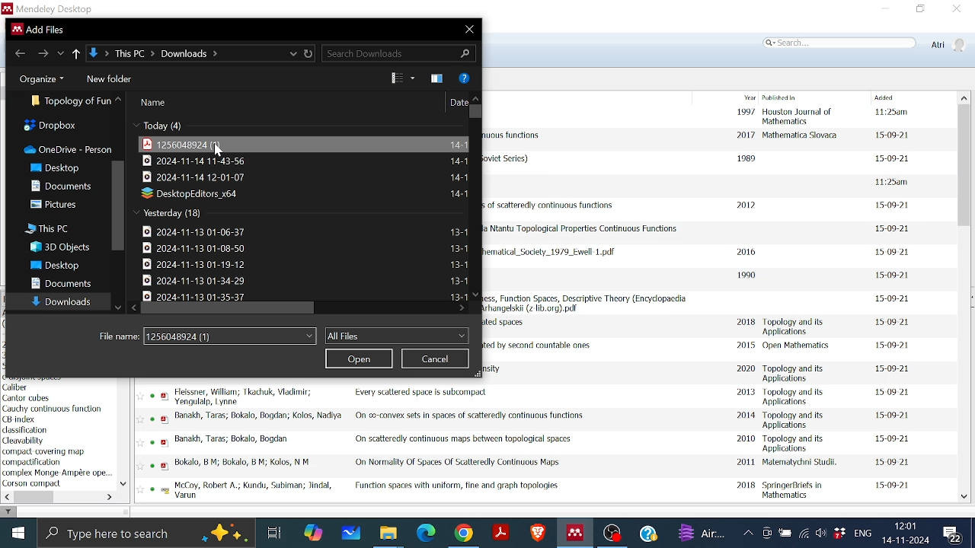 The image size is (975, 548). What do you see at coordinates (63, 282) in the screenshot?
I see `Documents` at bounding box center [63, 282].